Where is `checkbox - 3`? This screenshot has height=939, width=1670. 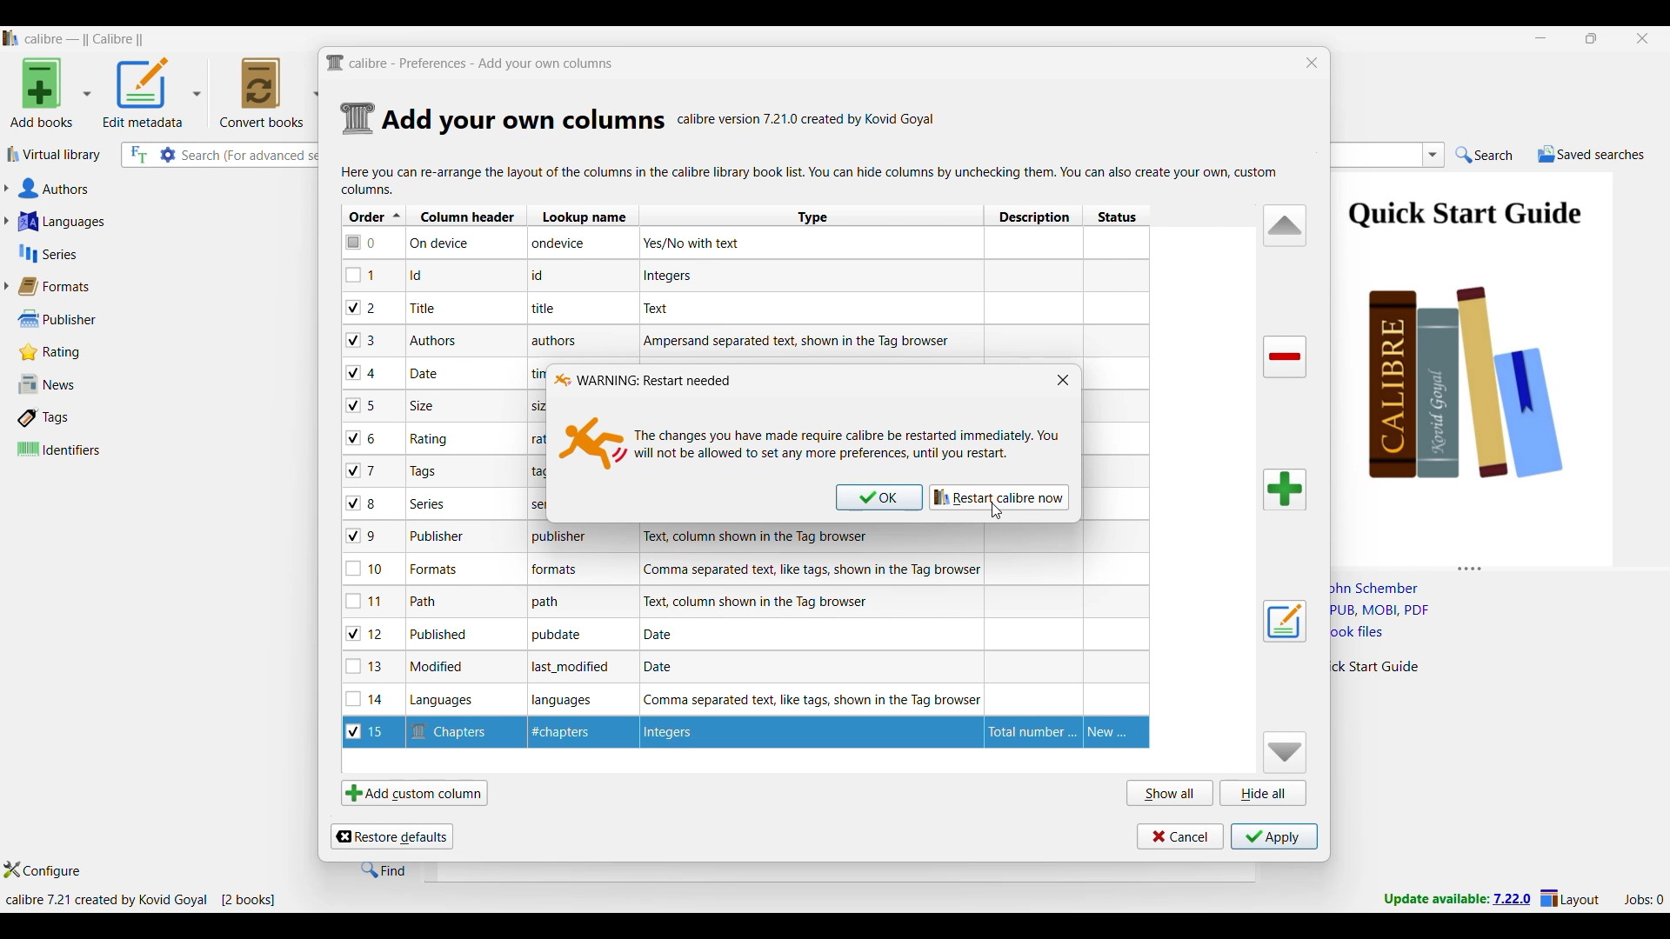
checkbox - 3 is located at coordinates (363, 341).